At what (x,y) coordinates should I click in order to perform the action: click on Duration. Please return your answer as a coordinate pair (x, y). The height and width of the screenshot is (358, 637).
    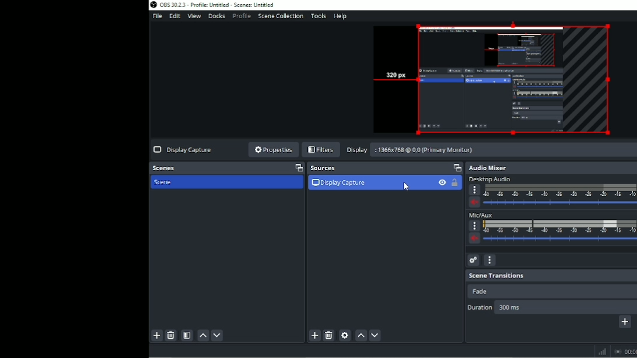
    Looking at the image, I should click on (551, 307).